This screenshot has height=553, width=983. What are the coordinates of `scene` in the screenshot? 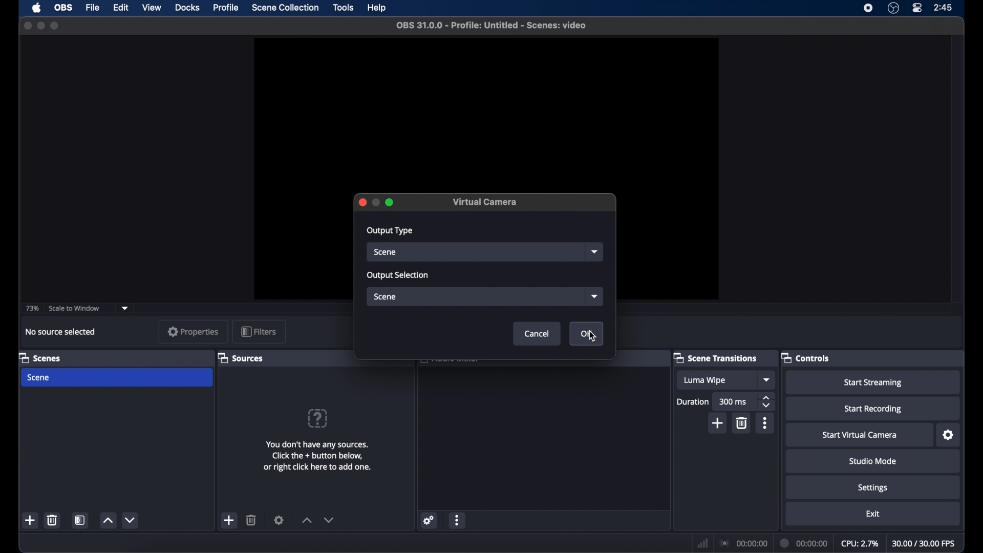 It's located at (117, 378).